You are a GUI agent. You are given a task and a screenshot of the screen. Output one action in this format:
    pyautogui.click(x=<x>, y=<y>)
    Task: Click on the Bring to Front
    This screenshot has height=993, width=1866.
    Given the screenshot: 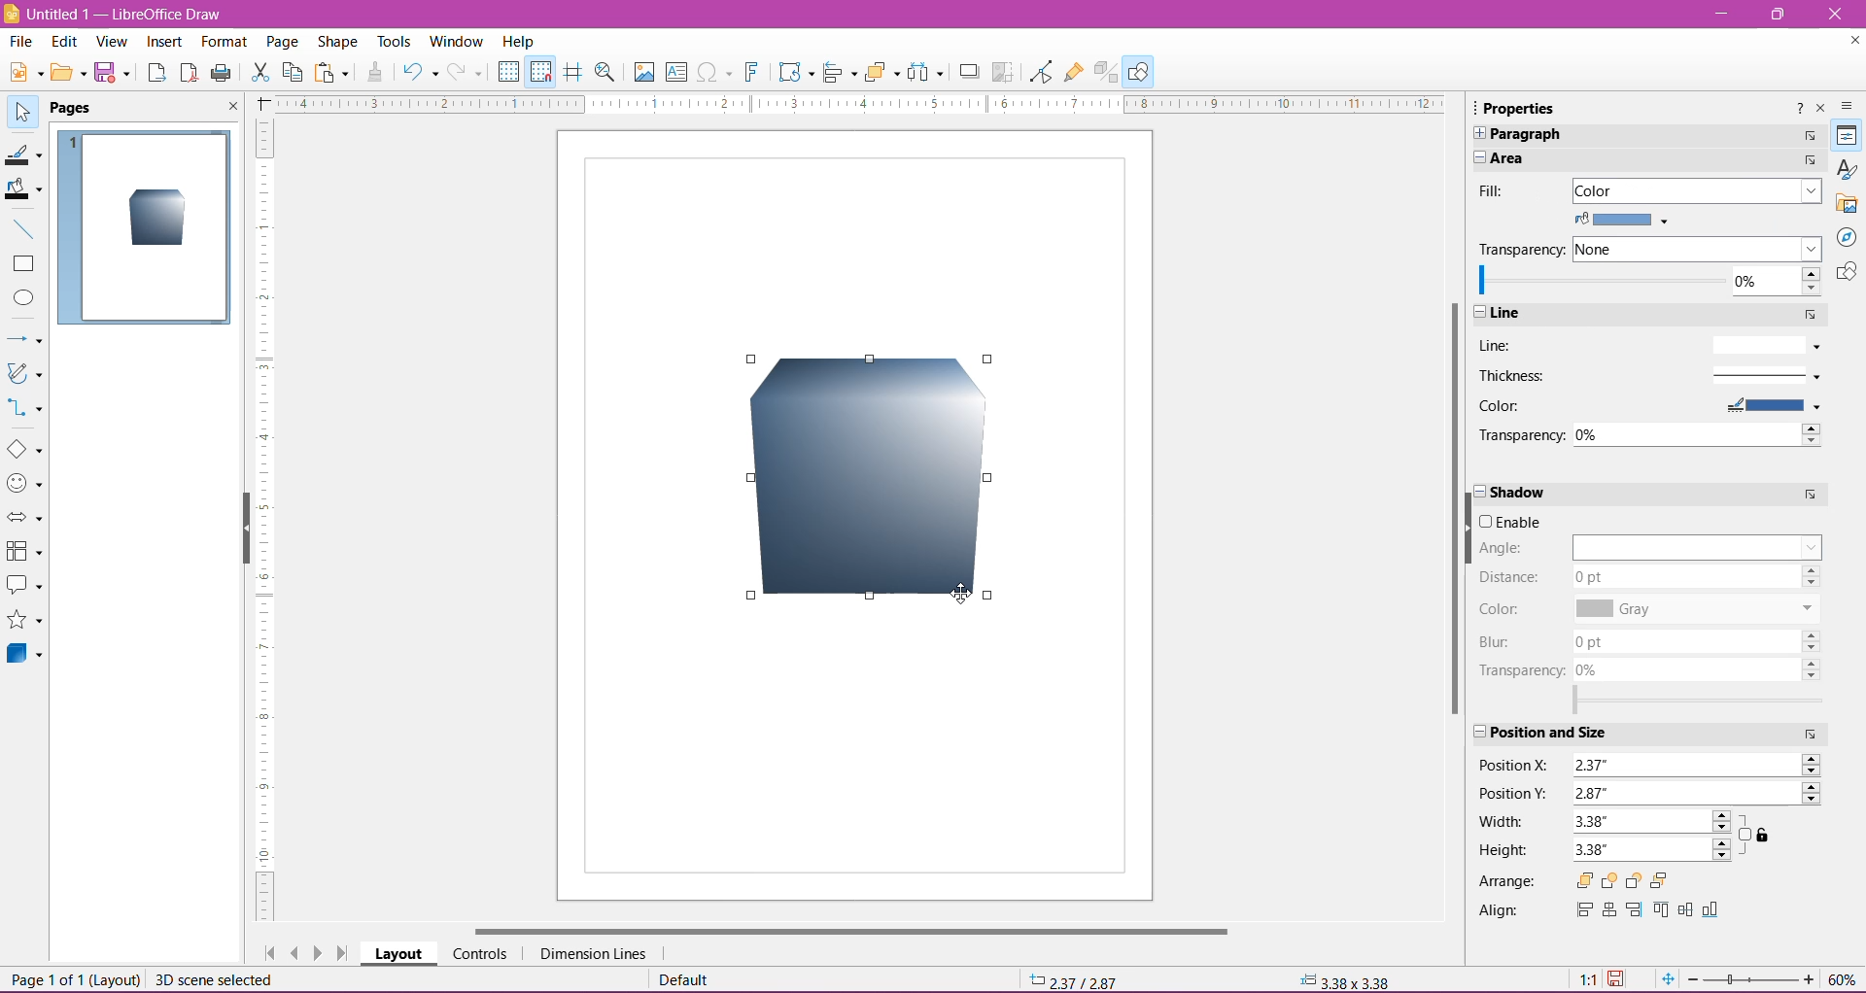 What is the action you would take?
    pyautogui.click(x=1586, y=880)
    